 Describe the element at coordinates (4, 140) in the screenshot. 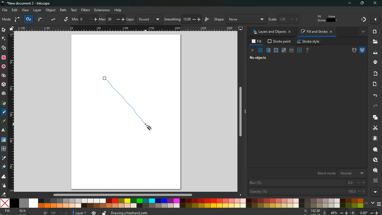

I see `window` at that location.